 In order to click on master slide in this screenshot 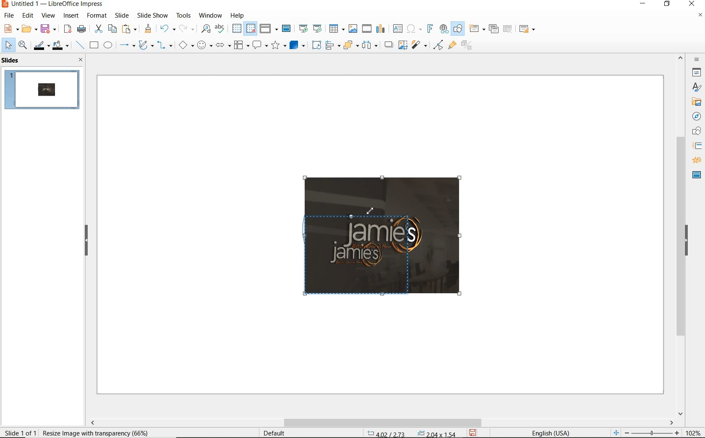, I will do `click(697, 174)`.